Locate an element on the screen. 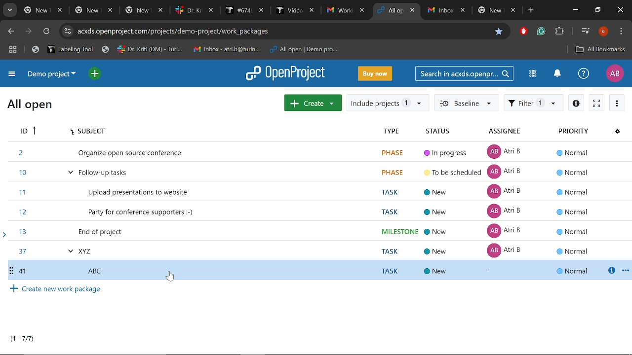 The image size is (632, 355). Other tabs is located at coordinates (474, 10).